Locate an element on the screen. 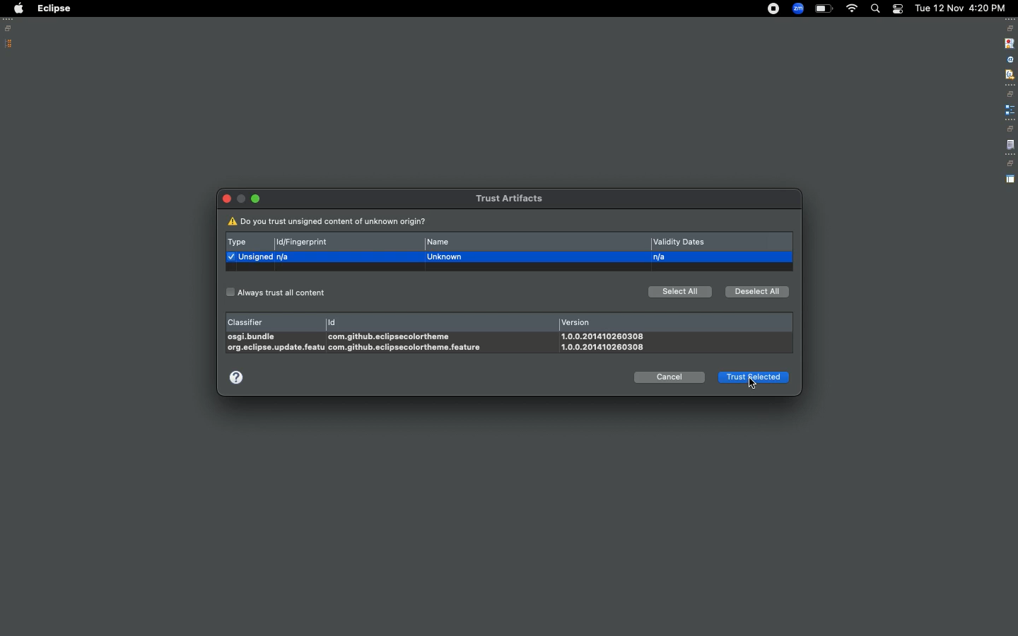 The height and width of the screenshot is (636, 1018). Select all is located at coordinates (680, 293).